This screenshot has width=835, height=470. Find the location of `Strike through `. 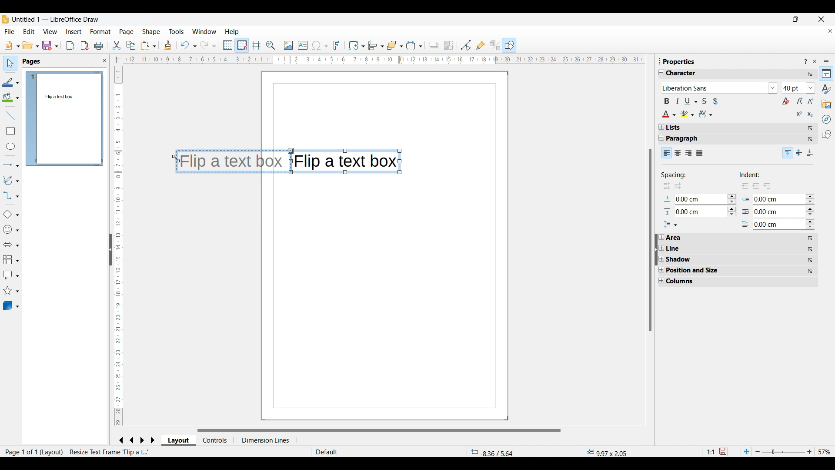

Strike through  is located at coordinates (704, 101).